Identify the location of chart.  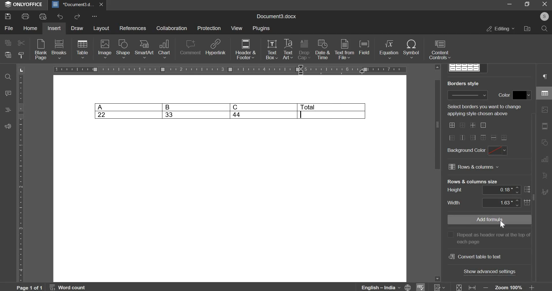
(165, 48).